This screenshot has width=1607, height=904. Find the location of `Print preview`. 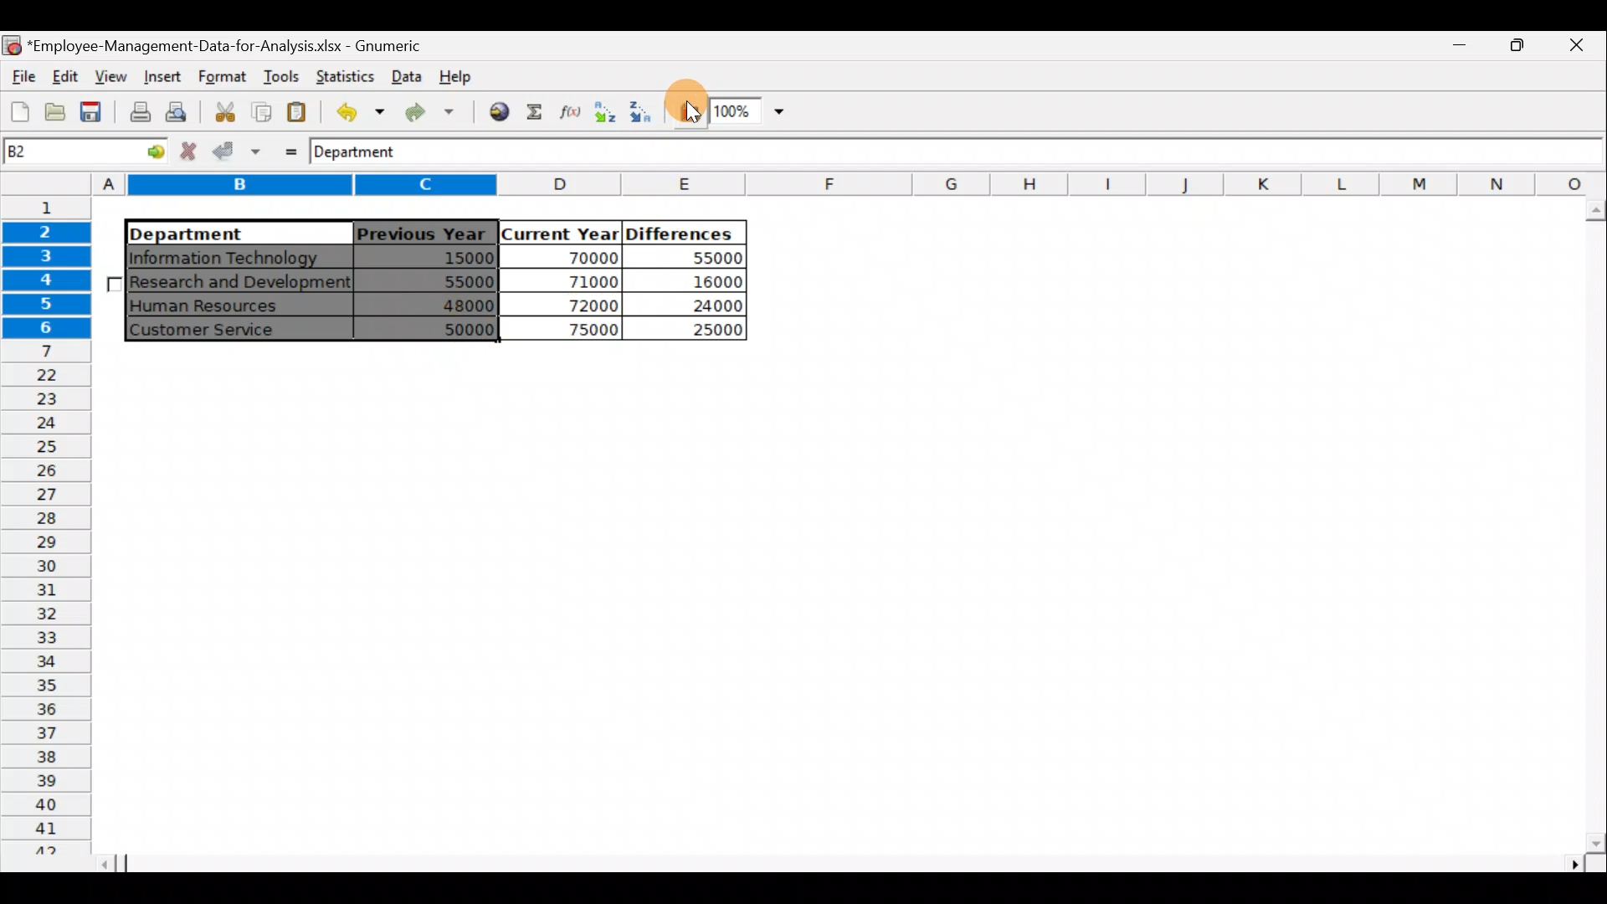

Print preview is located at coordinates (180, 111).